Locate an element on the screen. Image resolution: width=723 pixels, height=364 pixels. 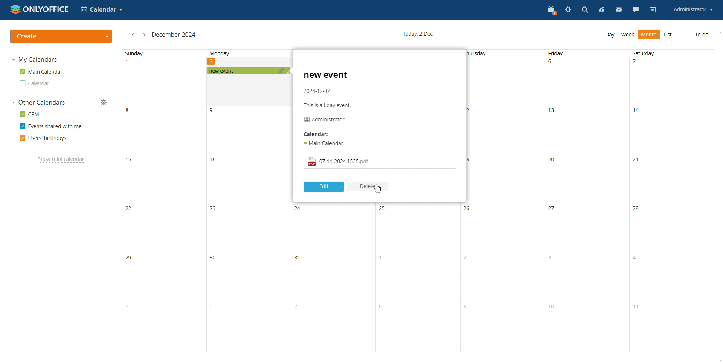
Administrator is located at coordinates (693, 10).